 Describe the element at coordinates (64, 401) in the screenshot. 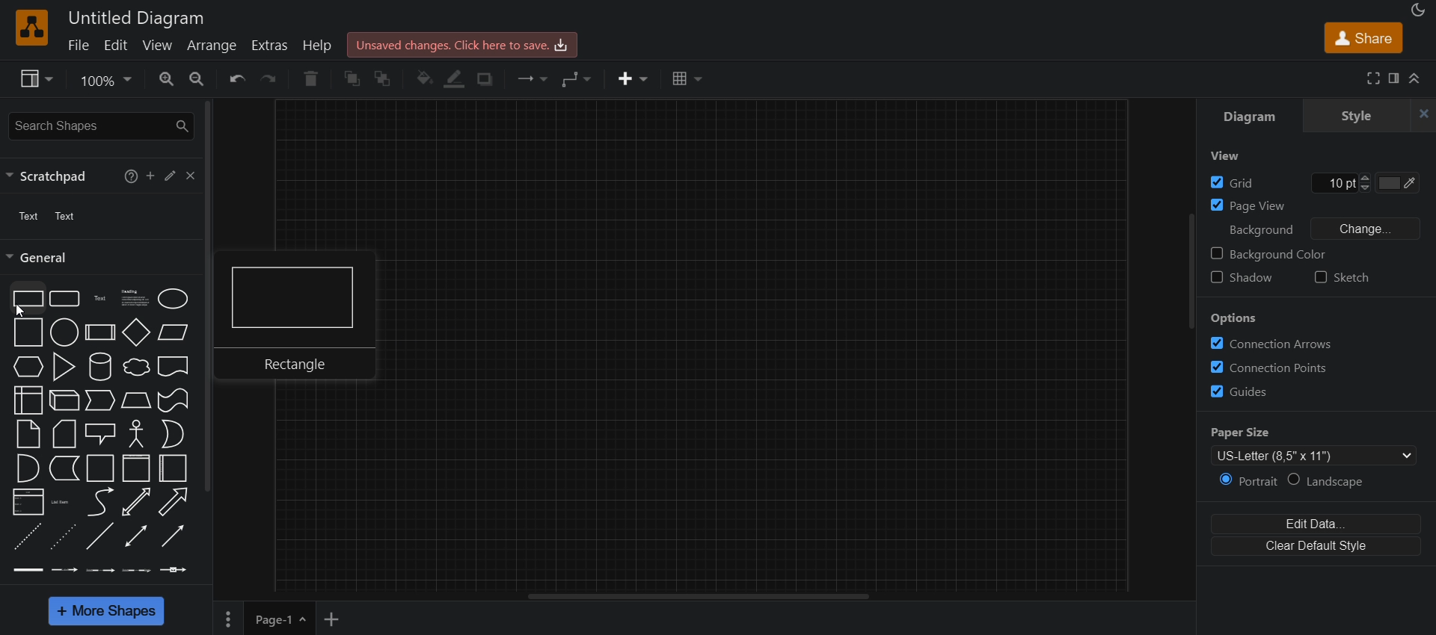

I see `cube` at that location.